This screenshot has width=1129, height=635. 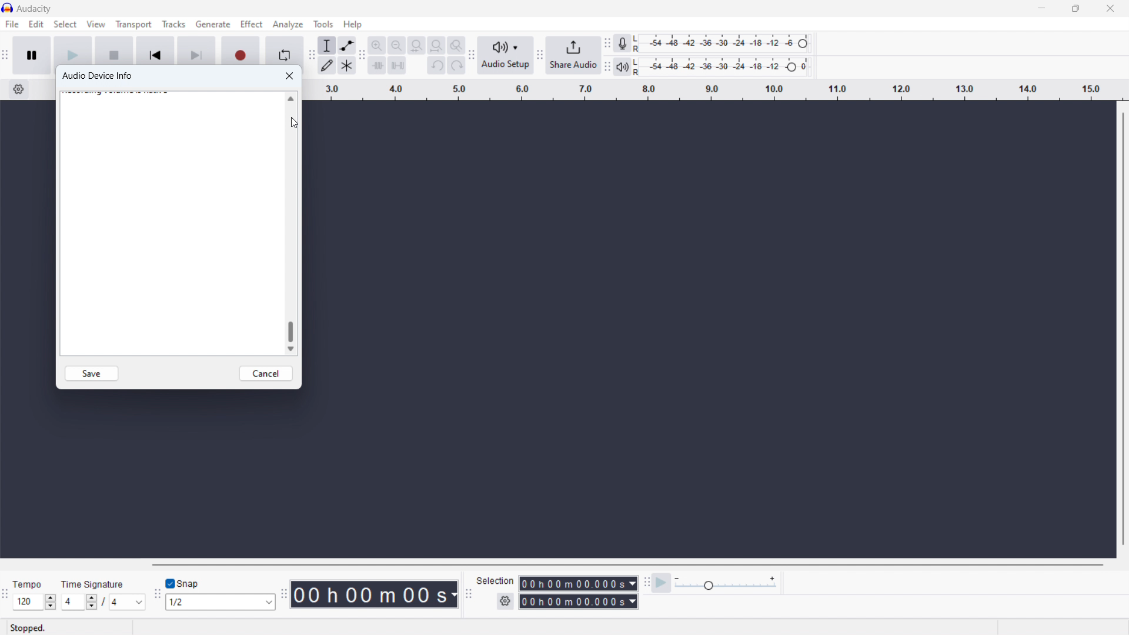 I want to click on Vertical scroll bar, so click(x=1120, y=332).